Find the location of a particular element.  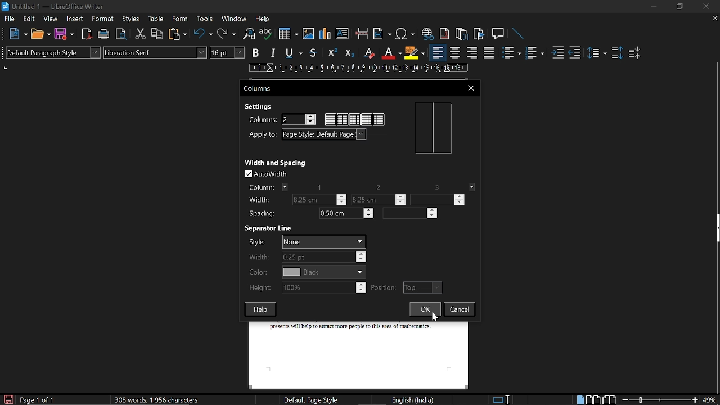

Insert field is located at coordinates (382, 34).